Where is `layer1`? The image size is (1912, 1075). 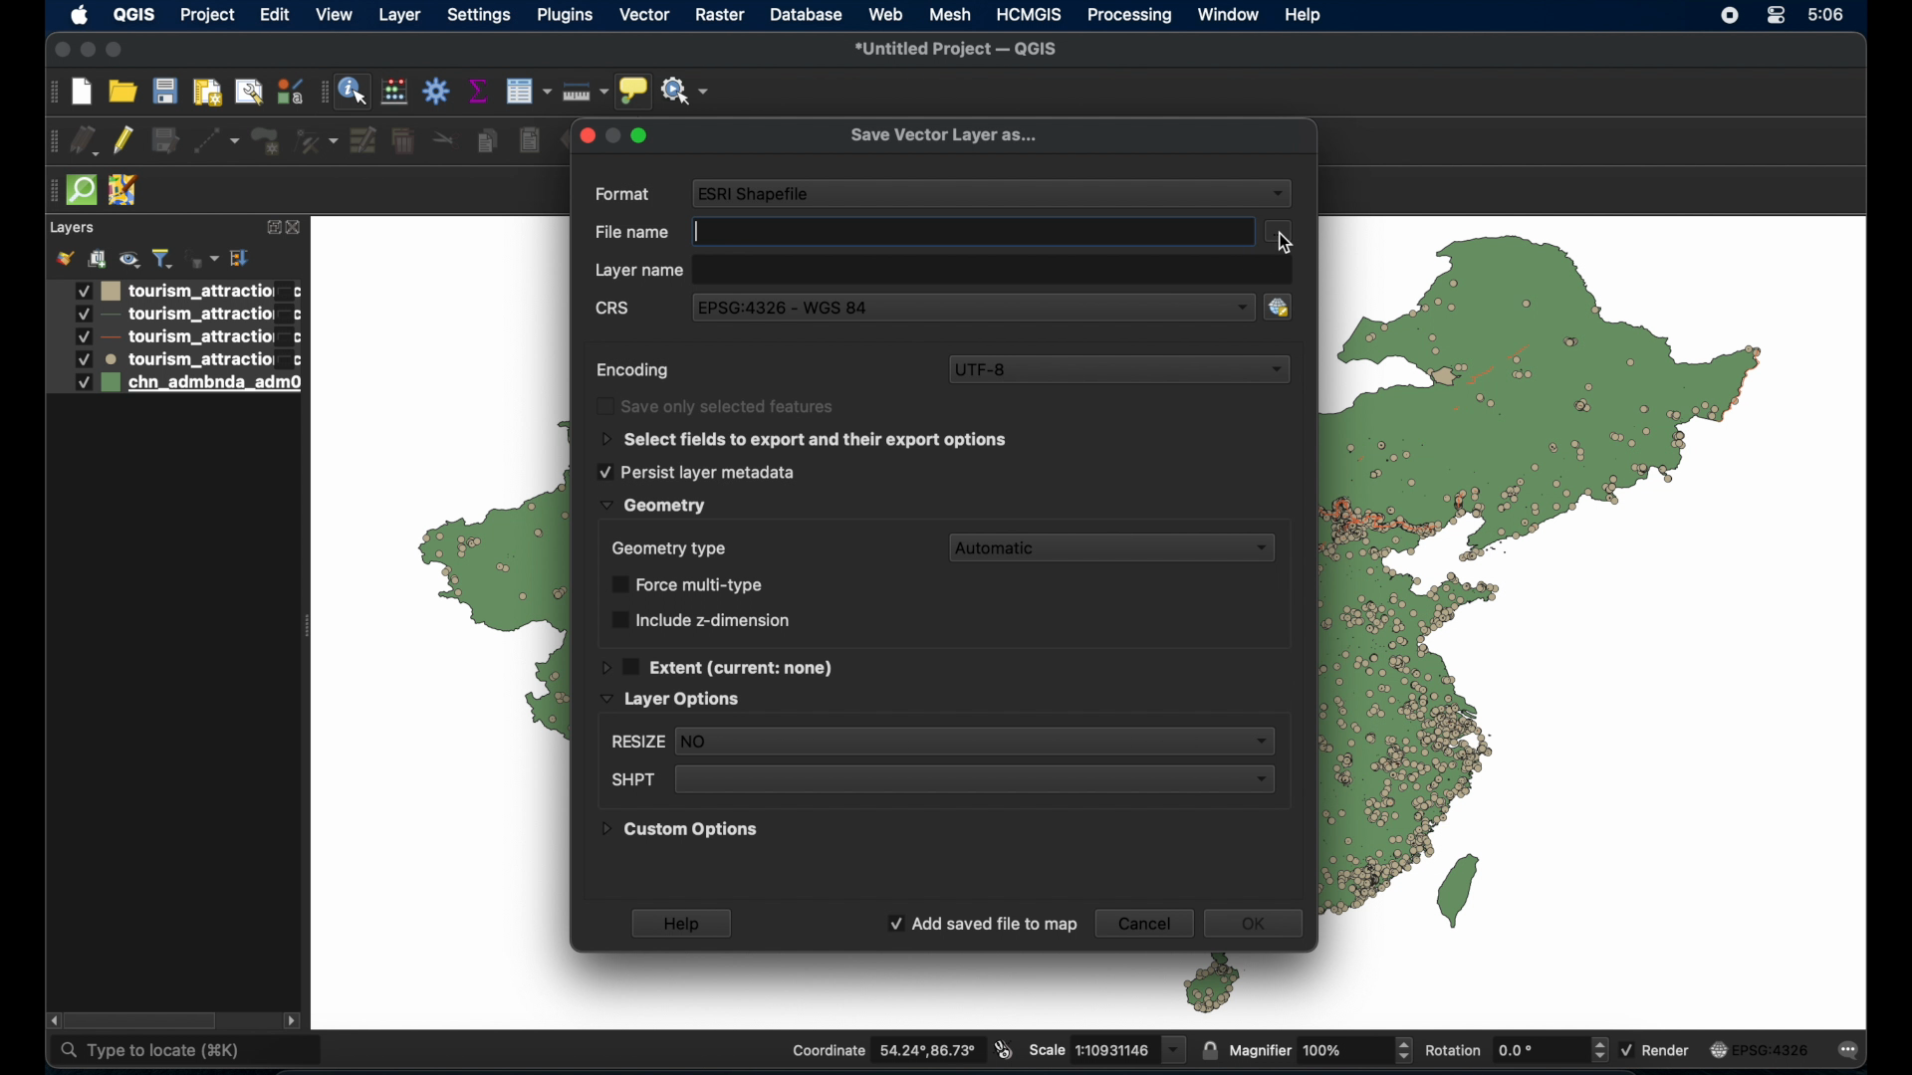 layer1 is located at coordinates (174, 291).